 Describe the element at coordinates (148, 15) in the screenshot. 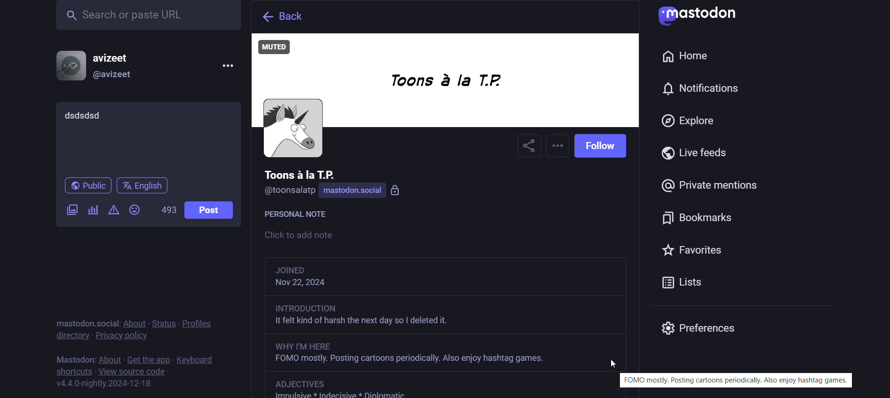

I see `search` at that location.